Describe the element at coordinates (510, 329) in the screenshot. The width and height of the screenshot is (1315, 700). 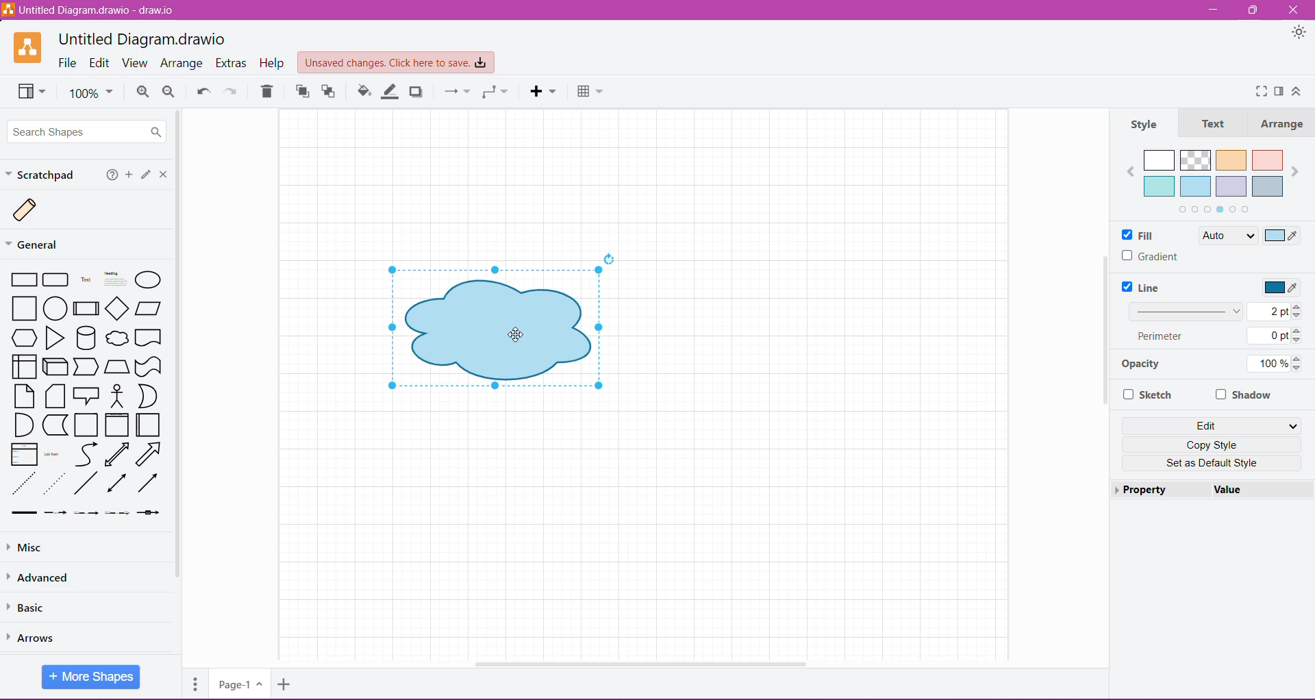
I see `Cursor` at that location.